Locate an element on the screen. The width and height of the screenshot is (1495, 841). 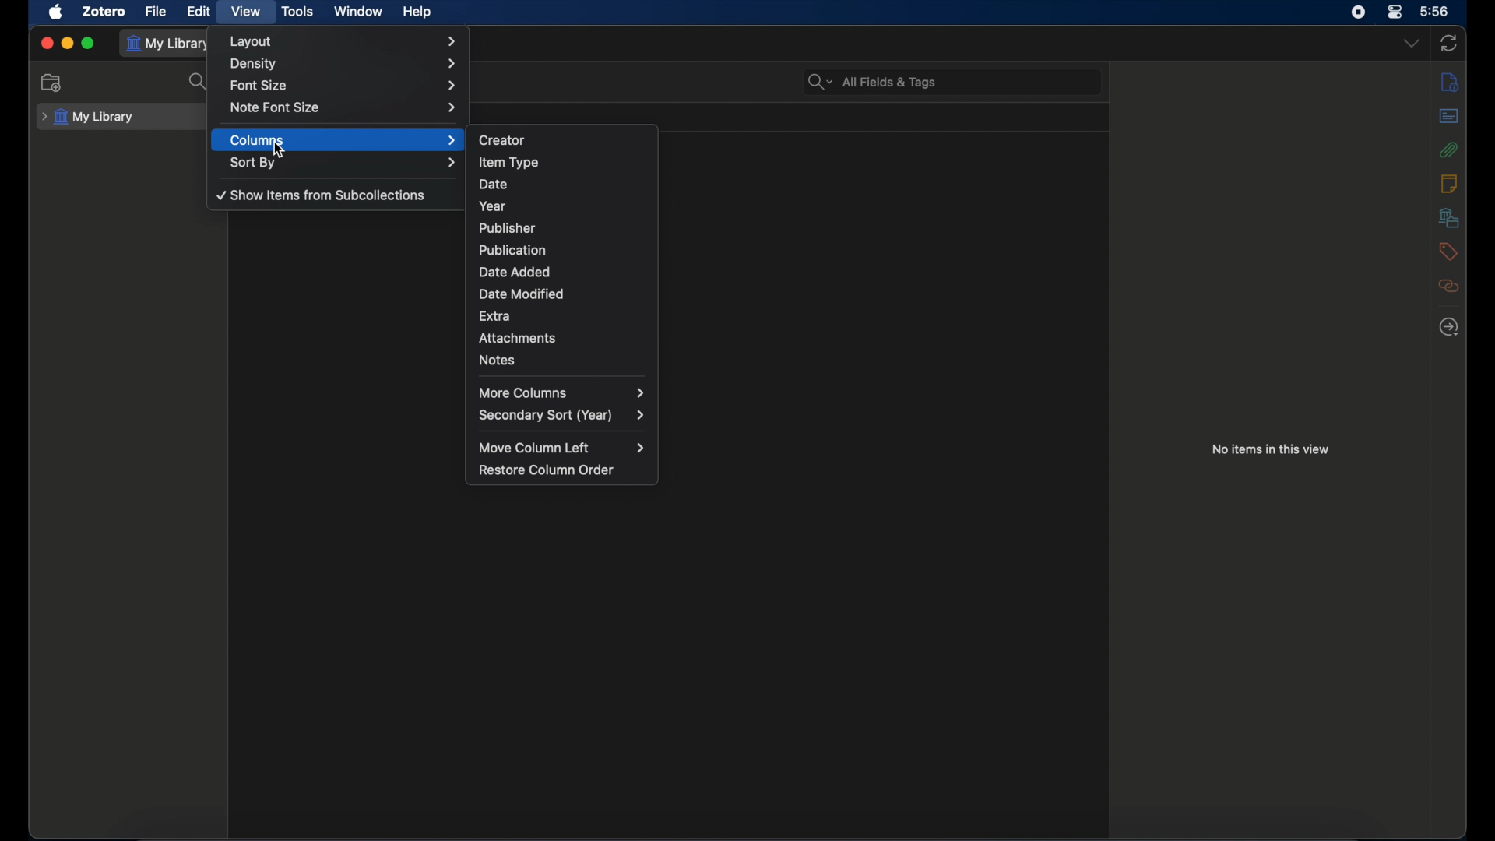
maximize is located at coordinates (89, 44).